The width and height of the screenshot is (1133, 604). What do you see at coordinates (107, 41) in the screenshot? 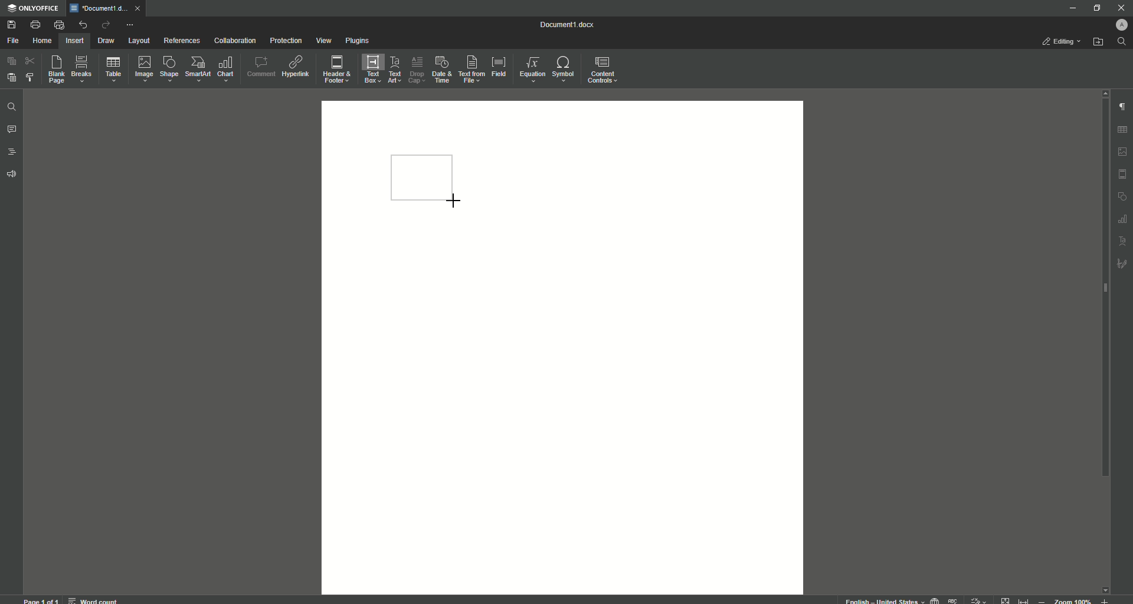
I see `Draw` at bounding box center [107, 41].